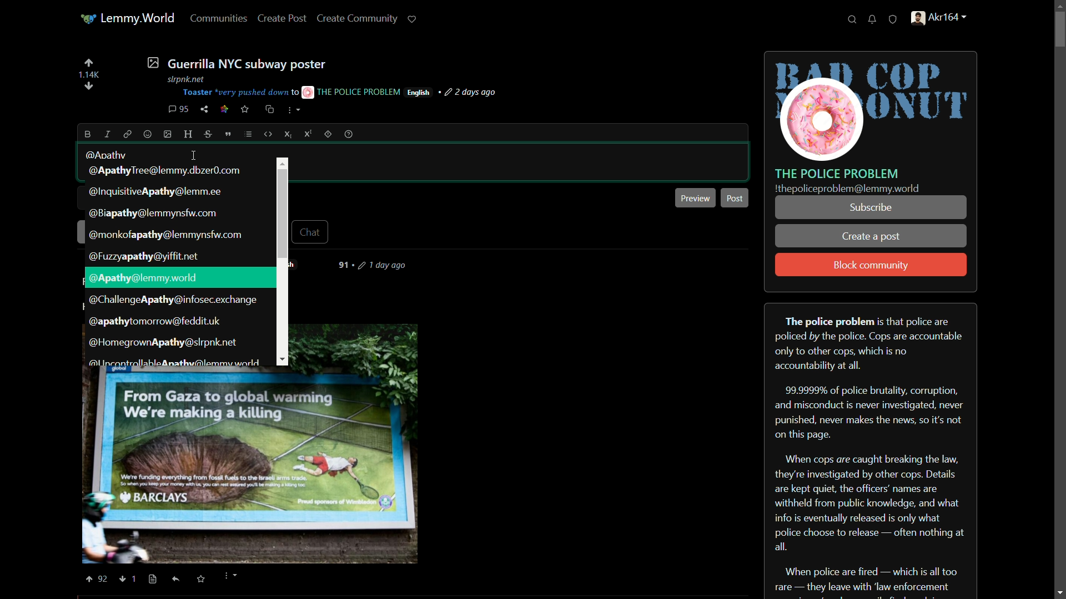  I want to click on days , so click(378, 265).